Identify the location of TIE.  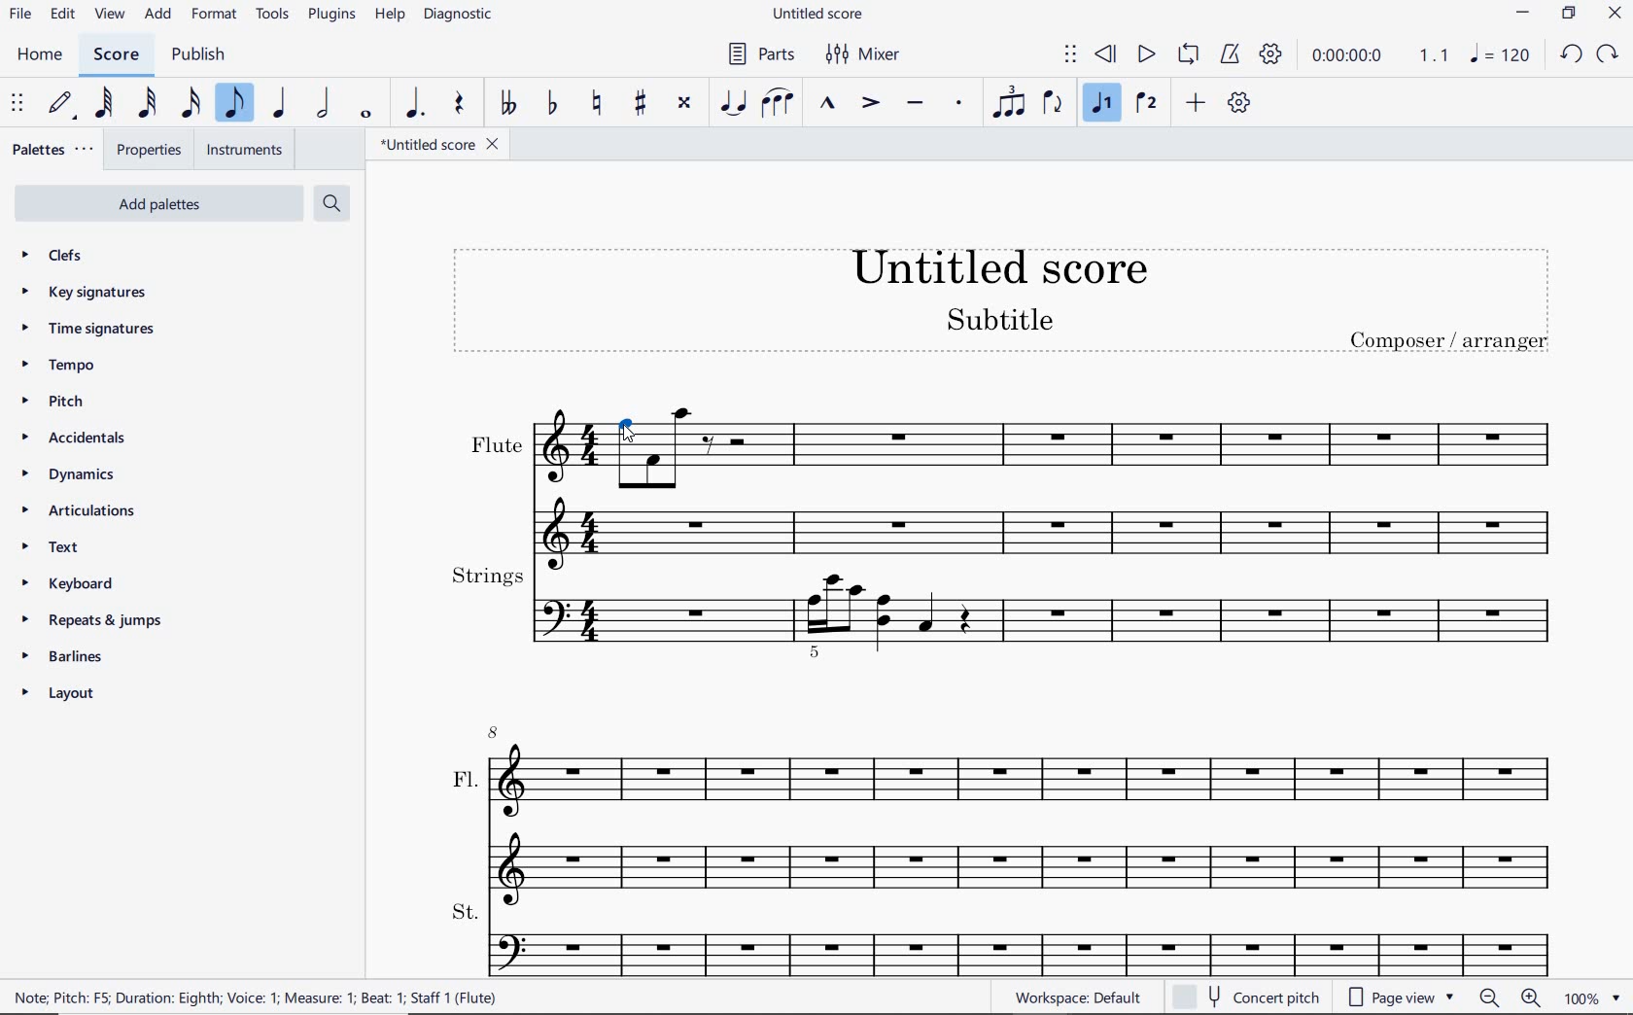
(732, 100).